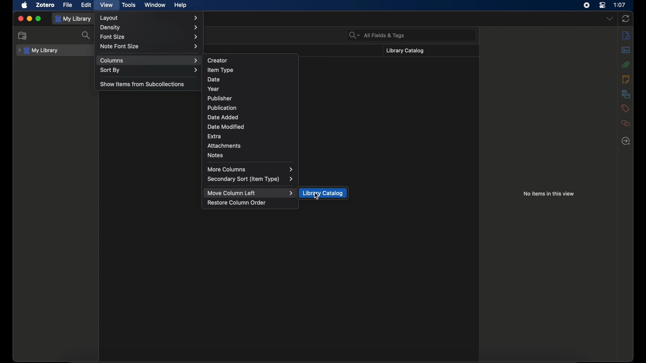 This screenshot has width=646, height=363. What do you see at coordinates (626, 50) in the screenshot?
I see `abstract` at bounding box center [626, 50].